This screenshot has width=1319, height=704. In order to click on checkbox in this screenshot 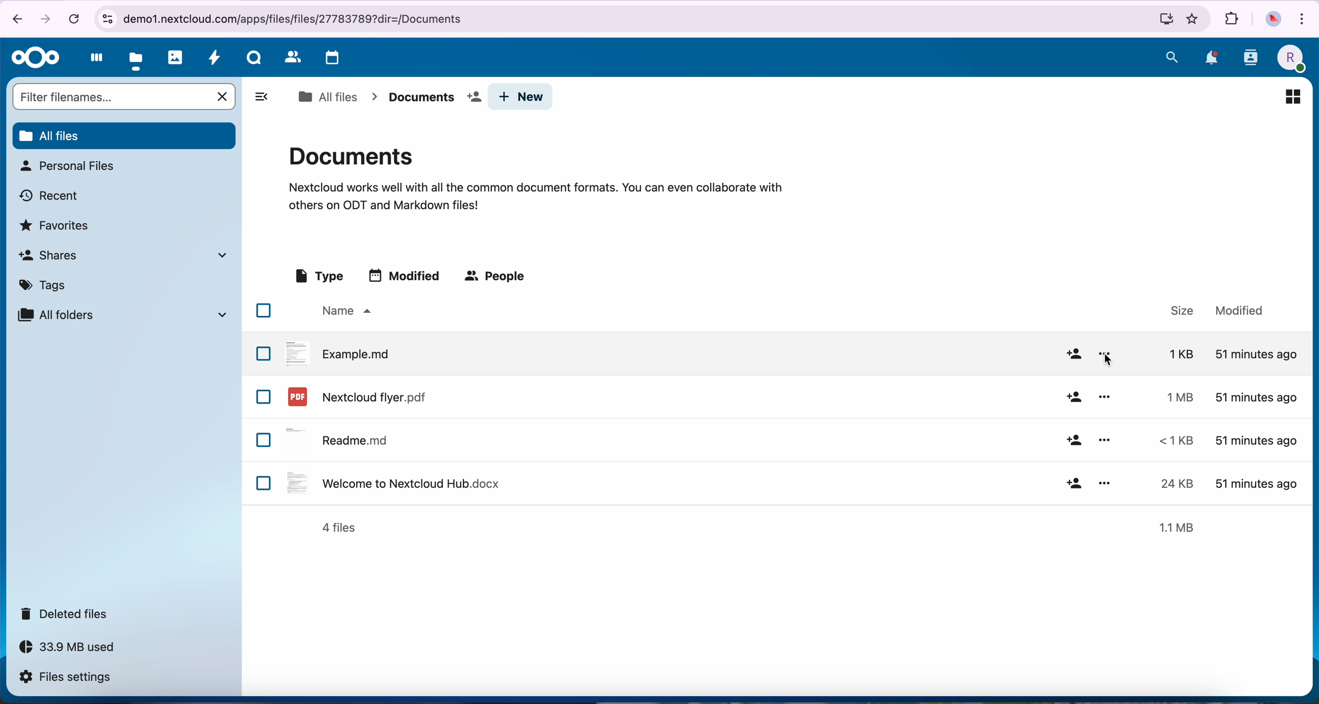, I will do `click(264, 440)`.